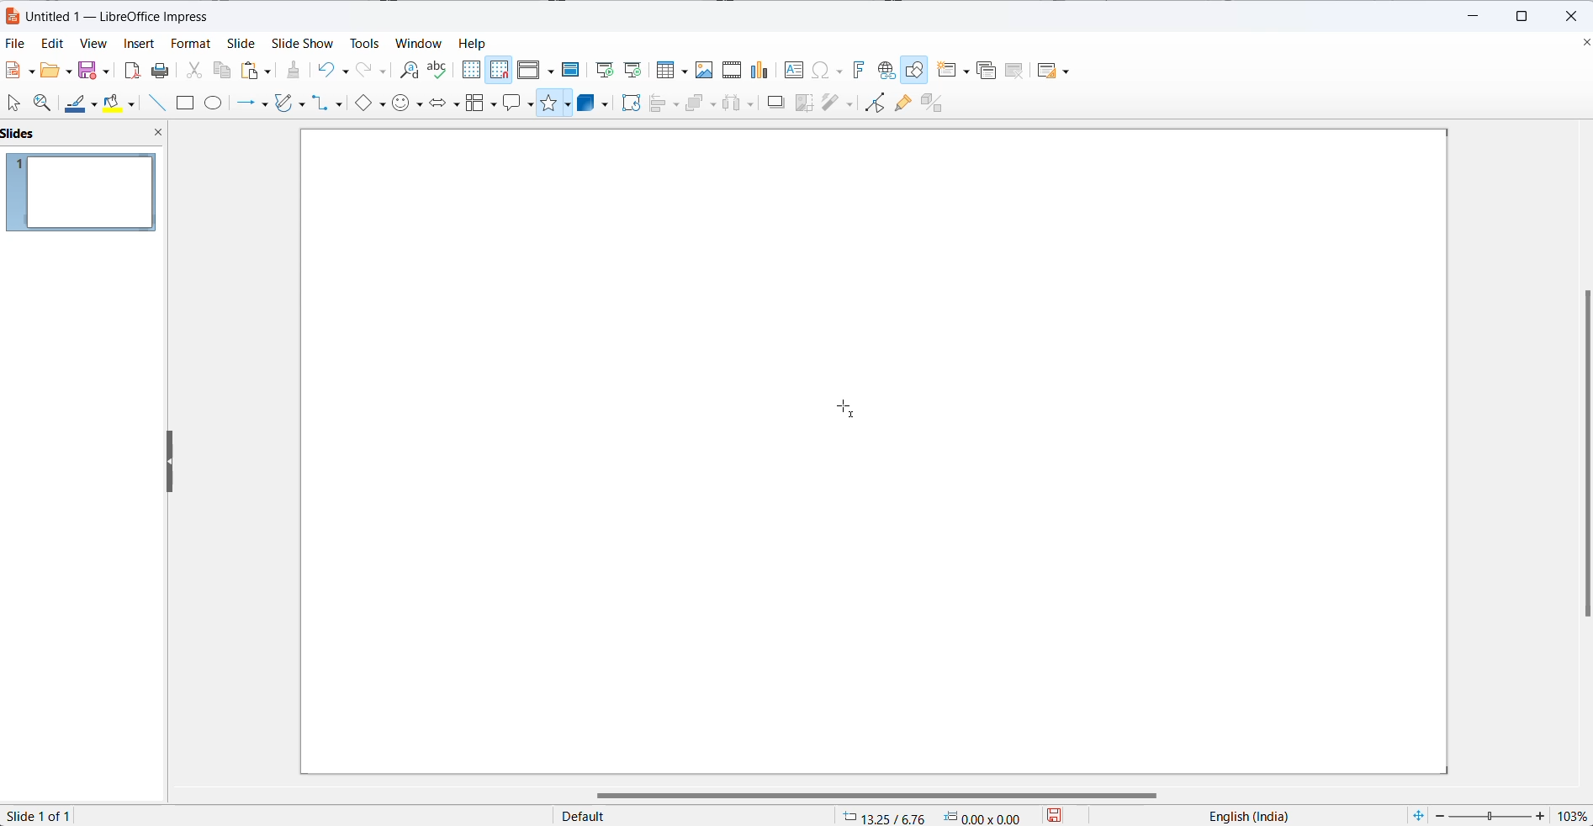 Image resolution: width=1593 pixels, height=826 pixels. I want to click on help, so click(479, 43).